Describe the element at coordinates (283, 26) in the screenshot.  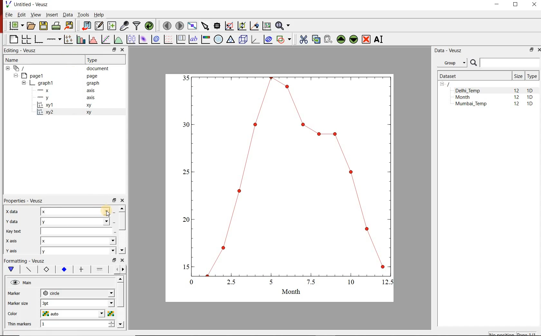
I see `zoom functions menu` at that location.